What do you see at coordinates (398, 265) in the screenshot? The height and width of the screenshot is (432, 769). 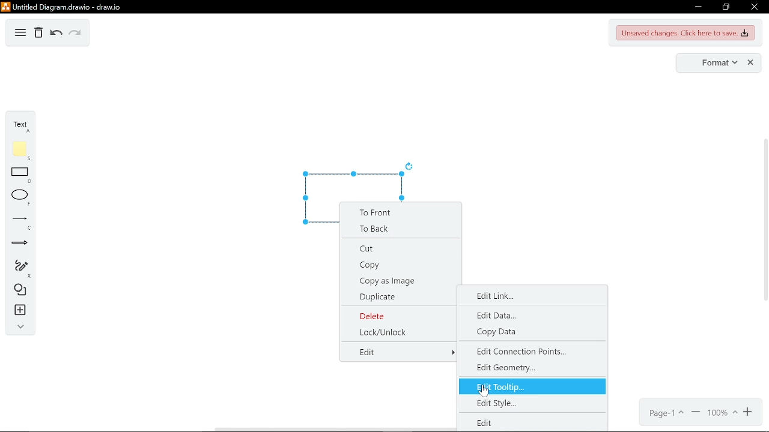 I see `copy` at bounding box center [398, 265].